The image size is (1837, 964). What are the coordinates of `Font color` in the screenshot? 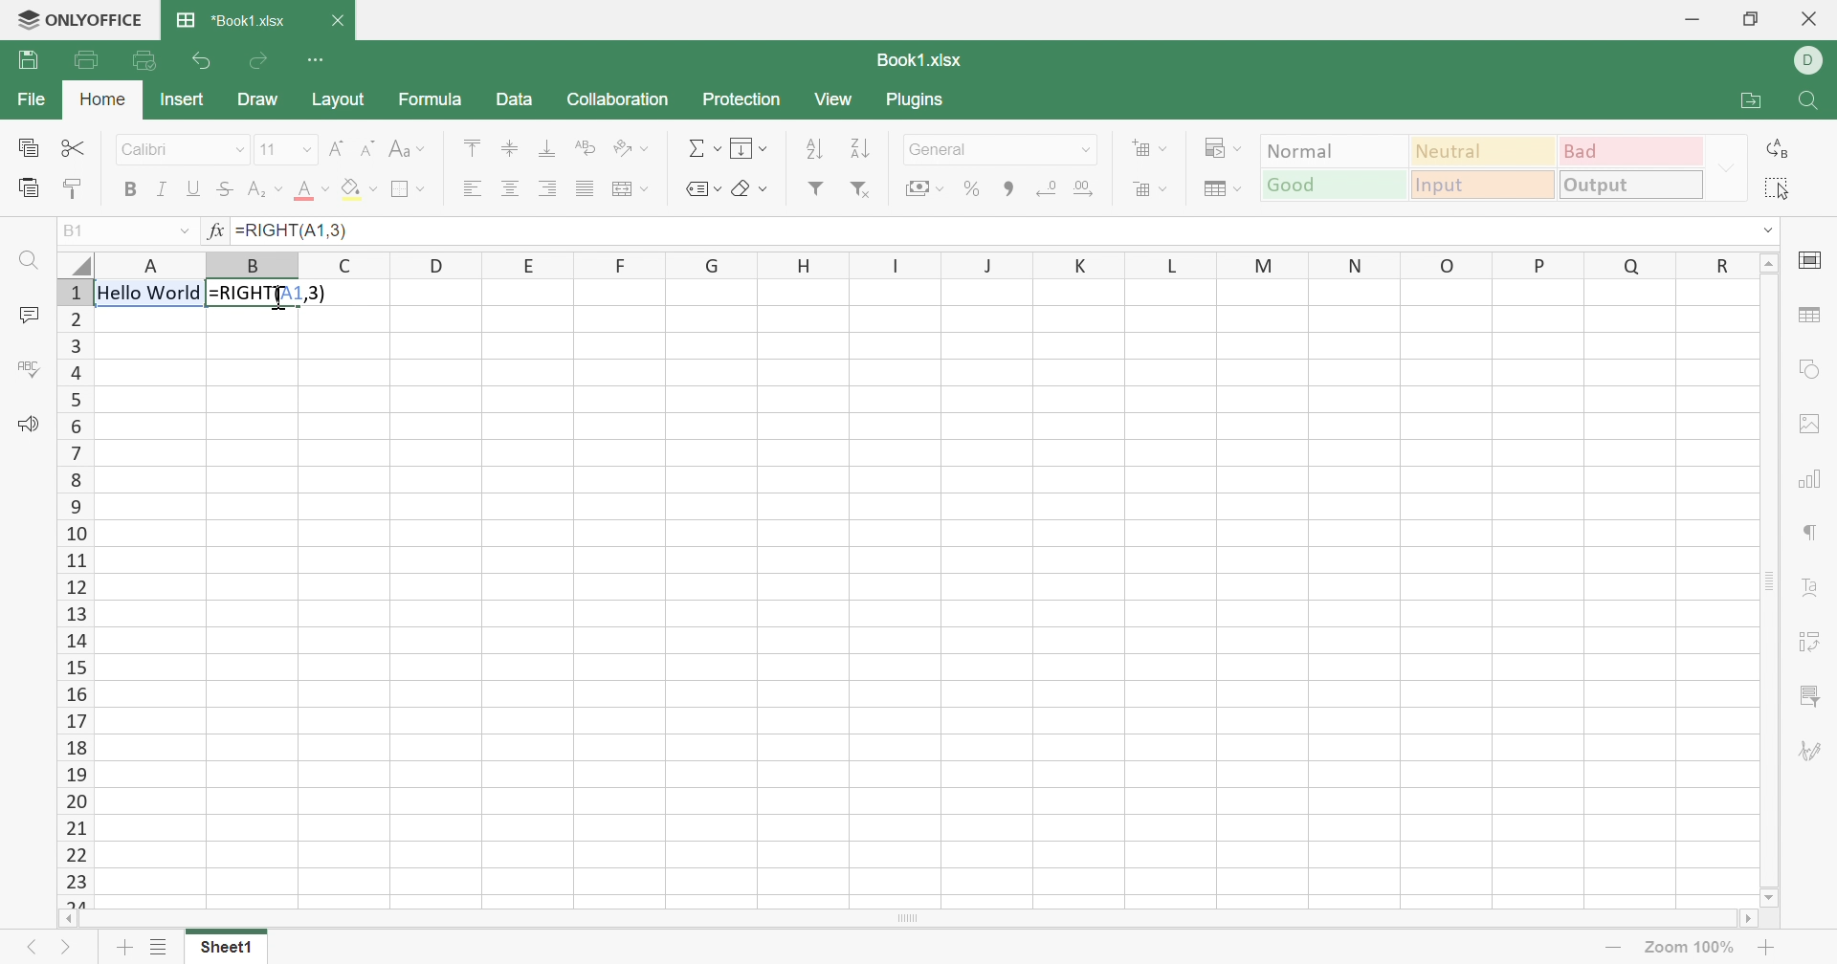 It's located at (313, 188).